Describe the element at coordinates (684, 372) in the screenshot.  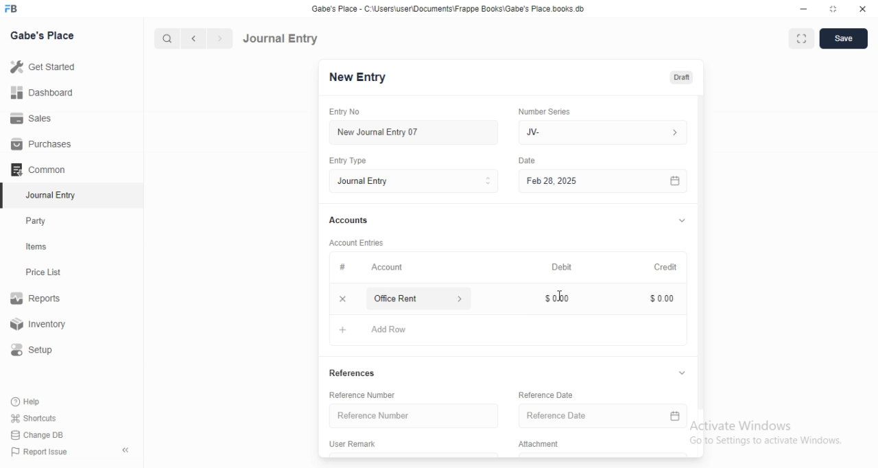
I see `v` at that location.